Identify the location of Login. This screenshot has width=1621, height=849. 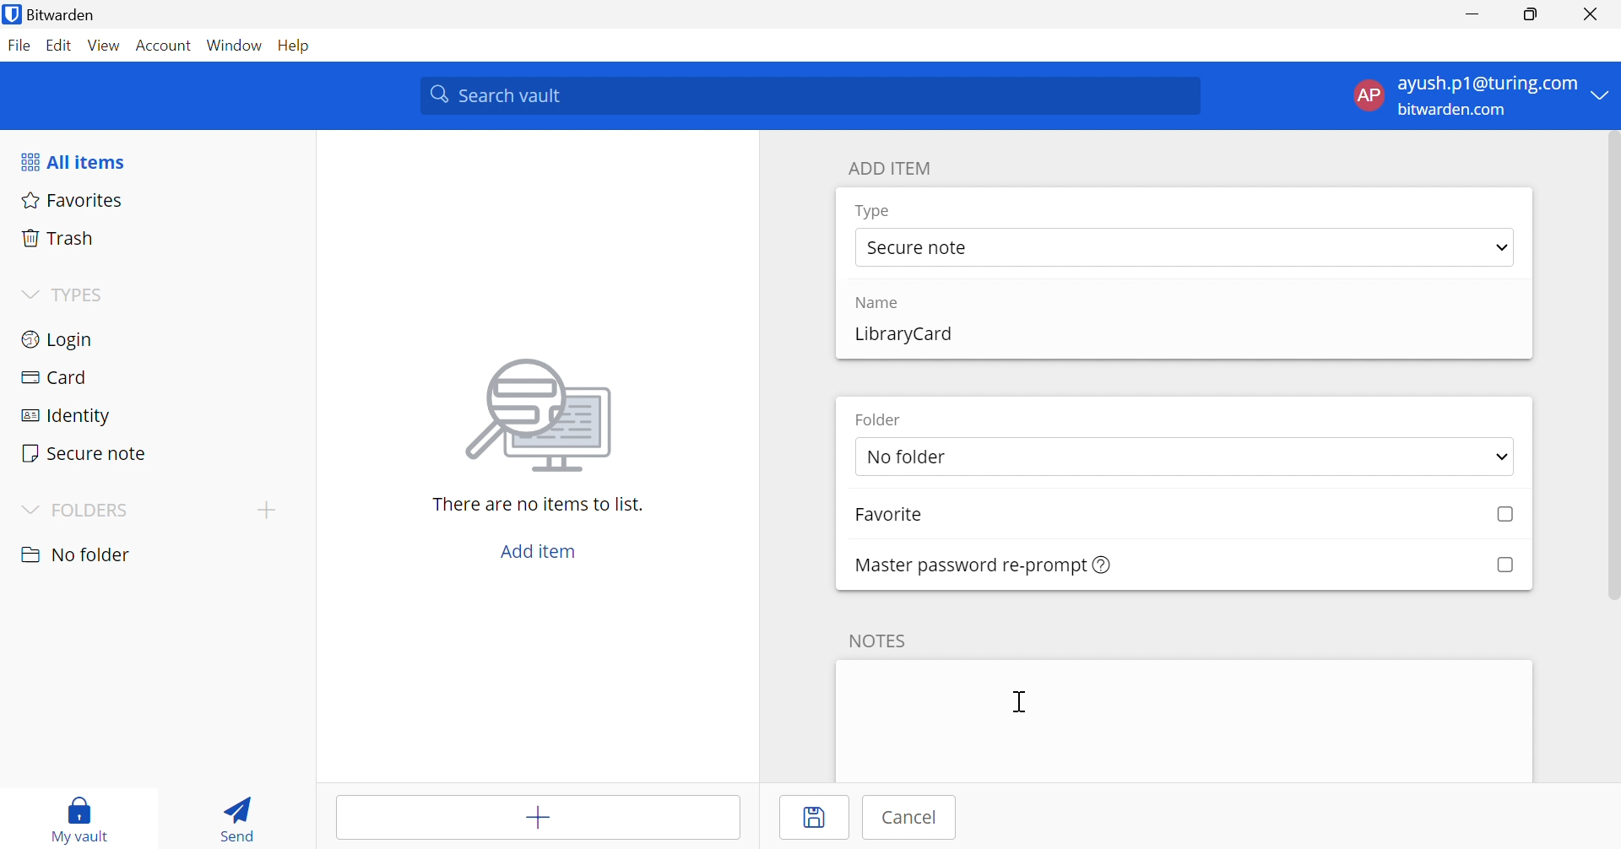
(153, 338).